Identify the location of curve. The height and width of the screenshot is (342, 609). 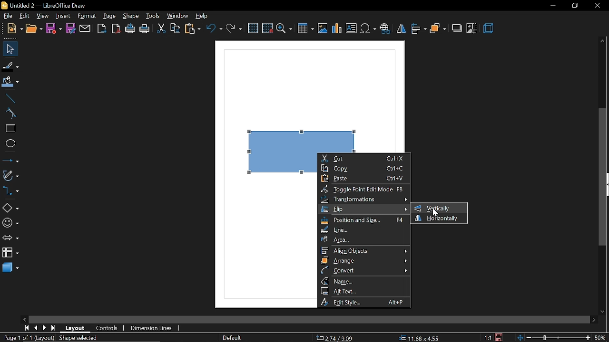
(10, 113).